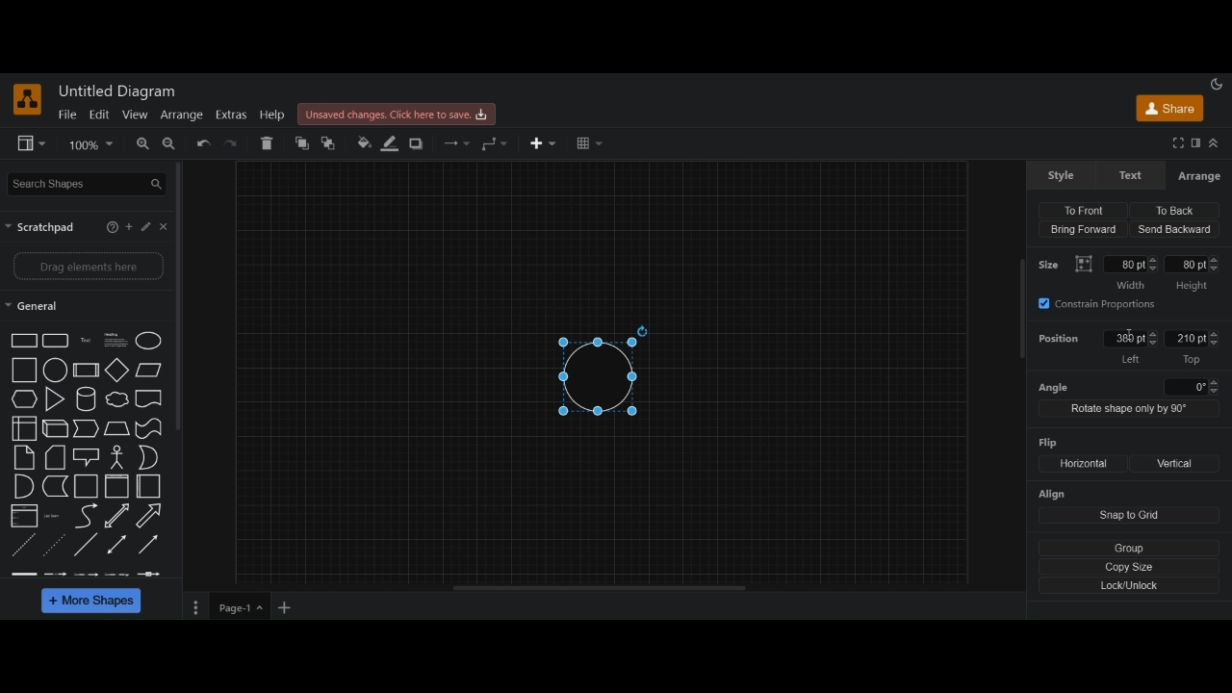  Describe the element at coordinates (150, 226) in the screenshot. I see `help` at that location.